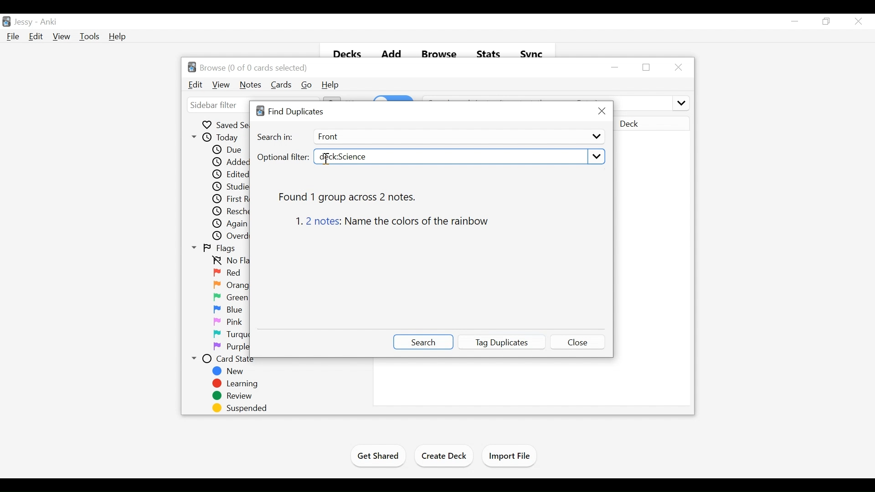 Image resolution: width=875 pixels, height=492 pixels. Describe the element at coordinates (234, 384) in the screenshot. I see `Learning` at that location.